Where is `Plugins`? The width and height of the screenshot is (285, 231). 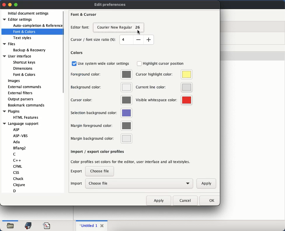 Plugins is located at coordinates (11, 111).